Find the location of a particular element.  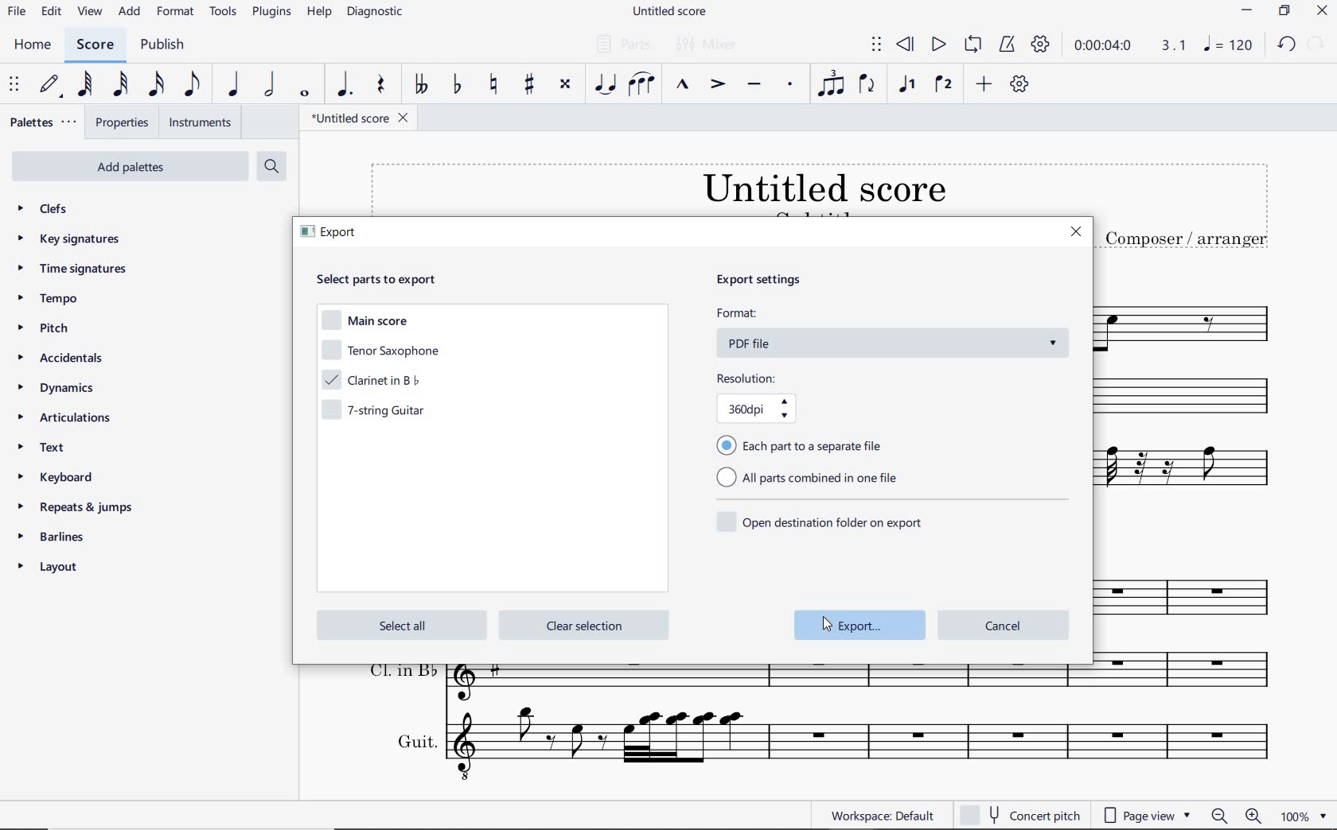

resolution is located at coordinates (783, 398).